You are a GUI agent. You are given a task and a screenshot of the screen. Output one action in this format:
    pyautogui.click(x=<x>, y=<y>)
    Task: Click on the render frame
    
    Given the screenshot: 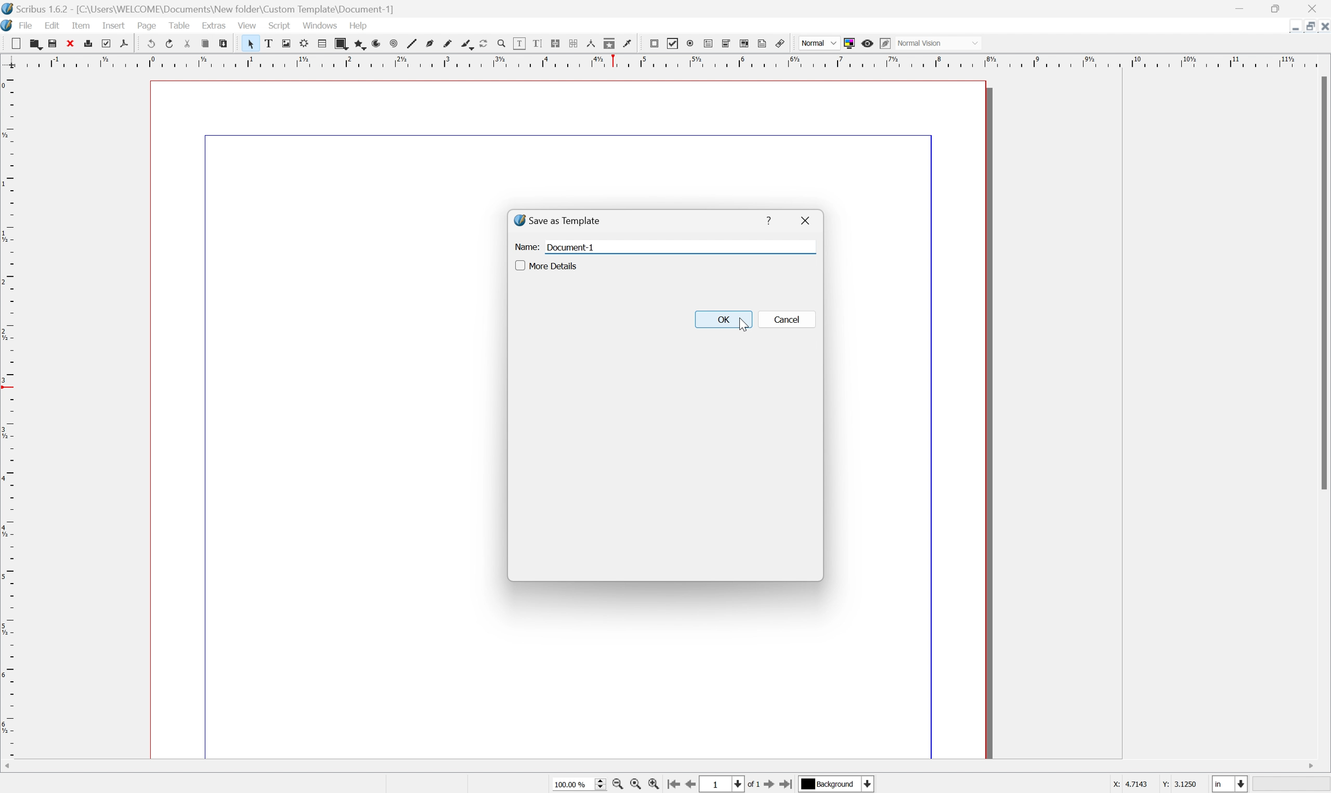 What is the action you would take?
    pyautogui.click(x=304, y=44)
    